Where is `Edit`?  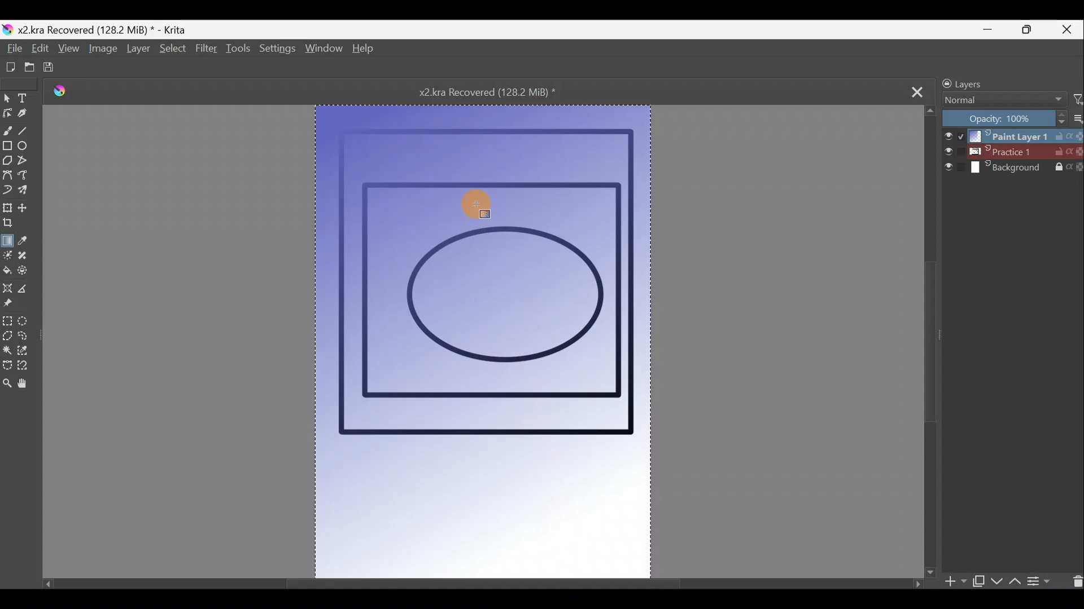 Edit is located at coordinates (39, 51).